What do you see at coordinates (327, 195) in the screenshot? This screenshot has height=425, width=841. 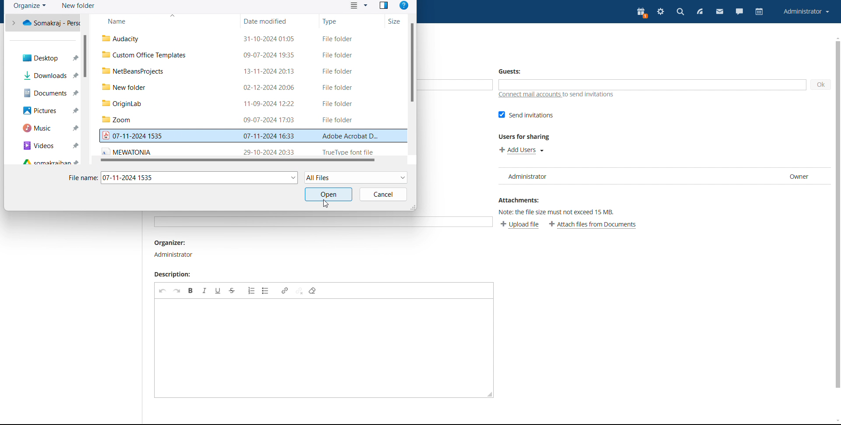 I see `` at bounding box center [327, 195].